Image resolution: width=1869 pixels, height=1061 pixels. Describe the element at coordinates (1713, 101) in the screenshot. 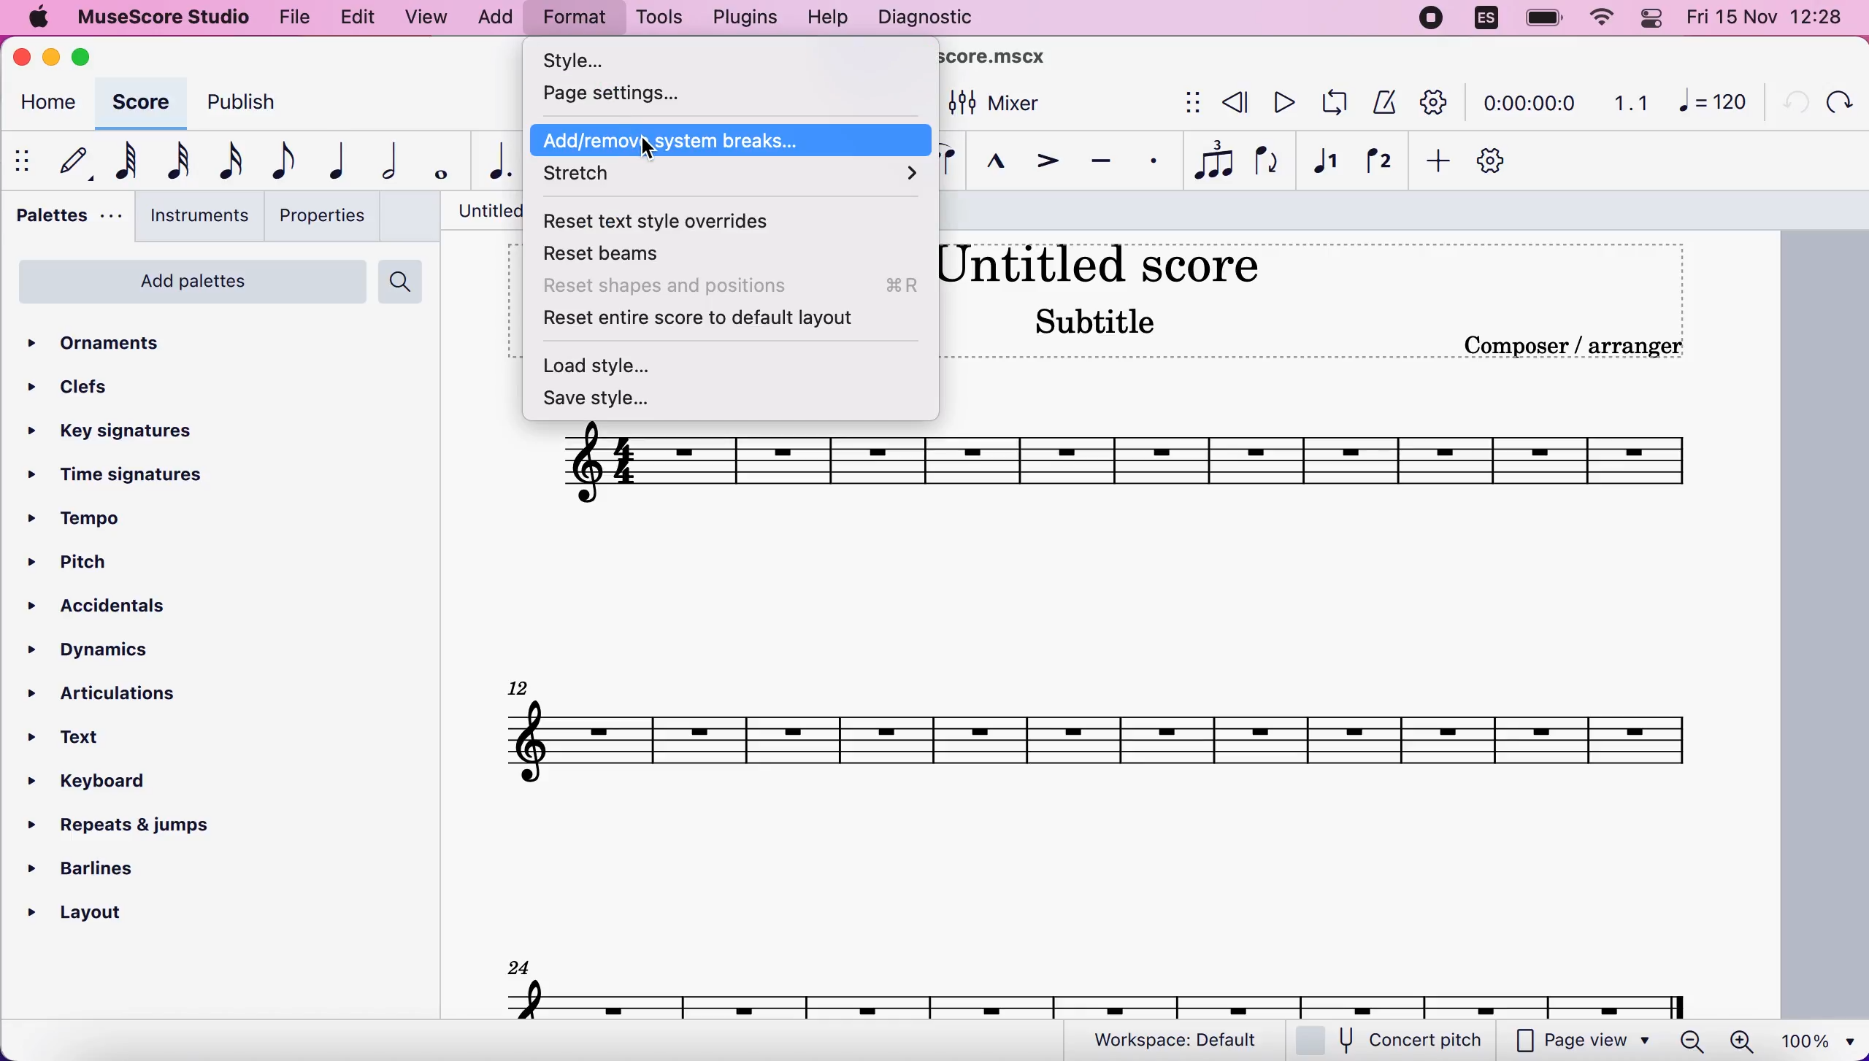

I see `120` at that location.